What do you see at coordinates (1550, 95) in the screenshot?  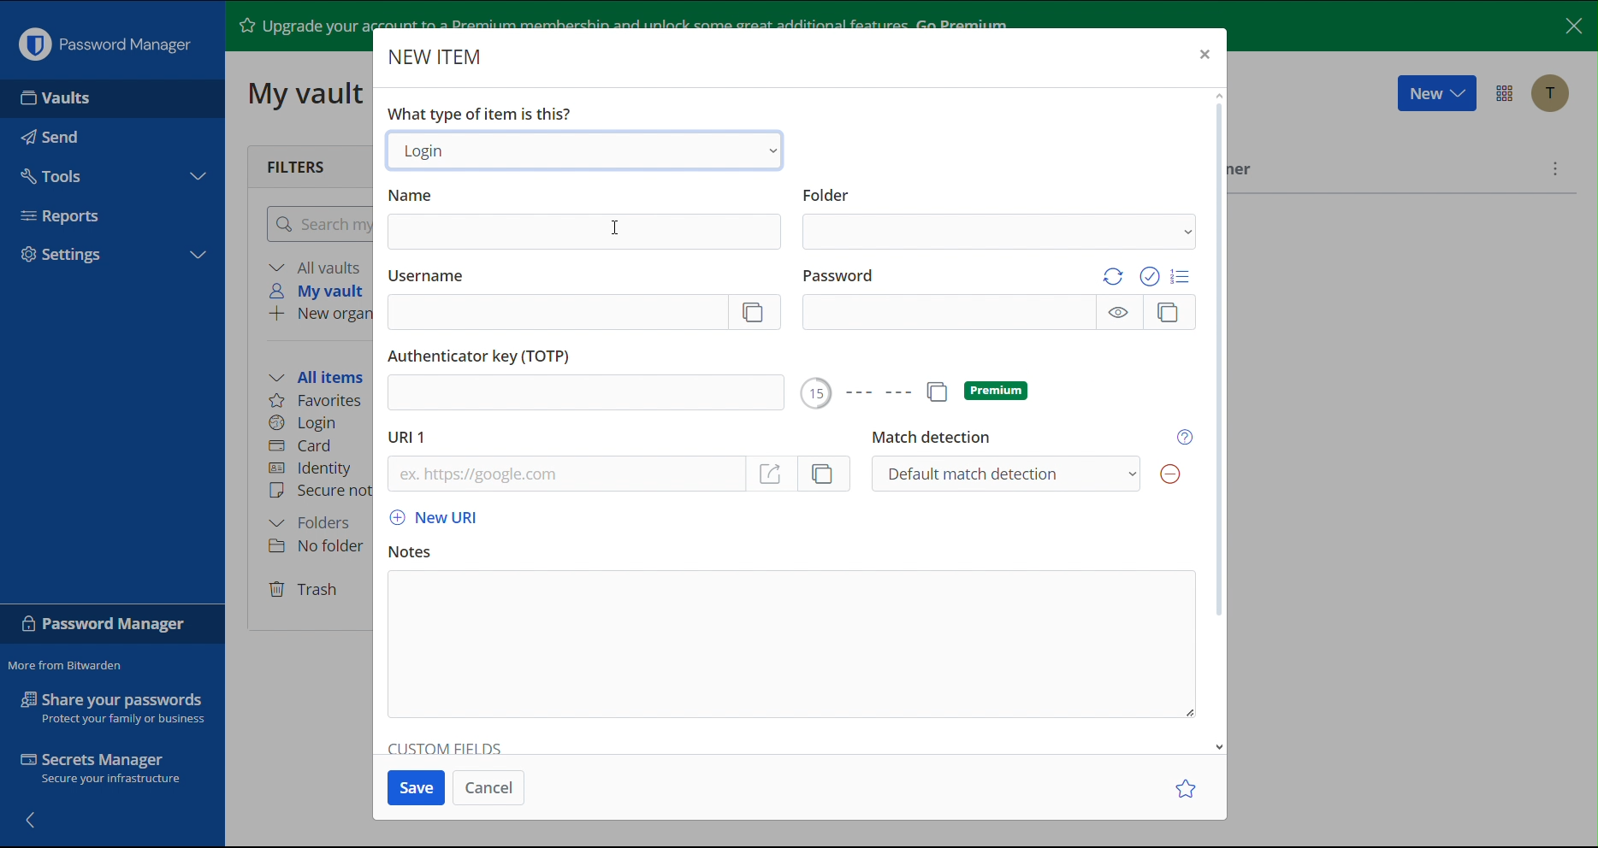 I see `Account` at bounding box center [1550, 95].